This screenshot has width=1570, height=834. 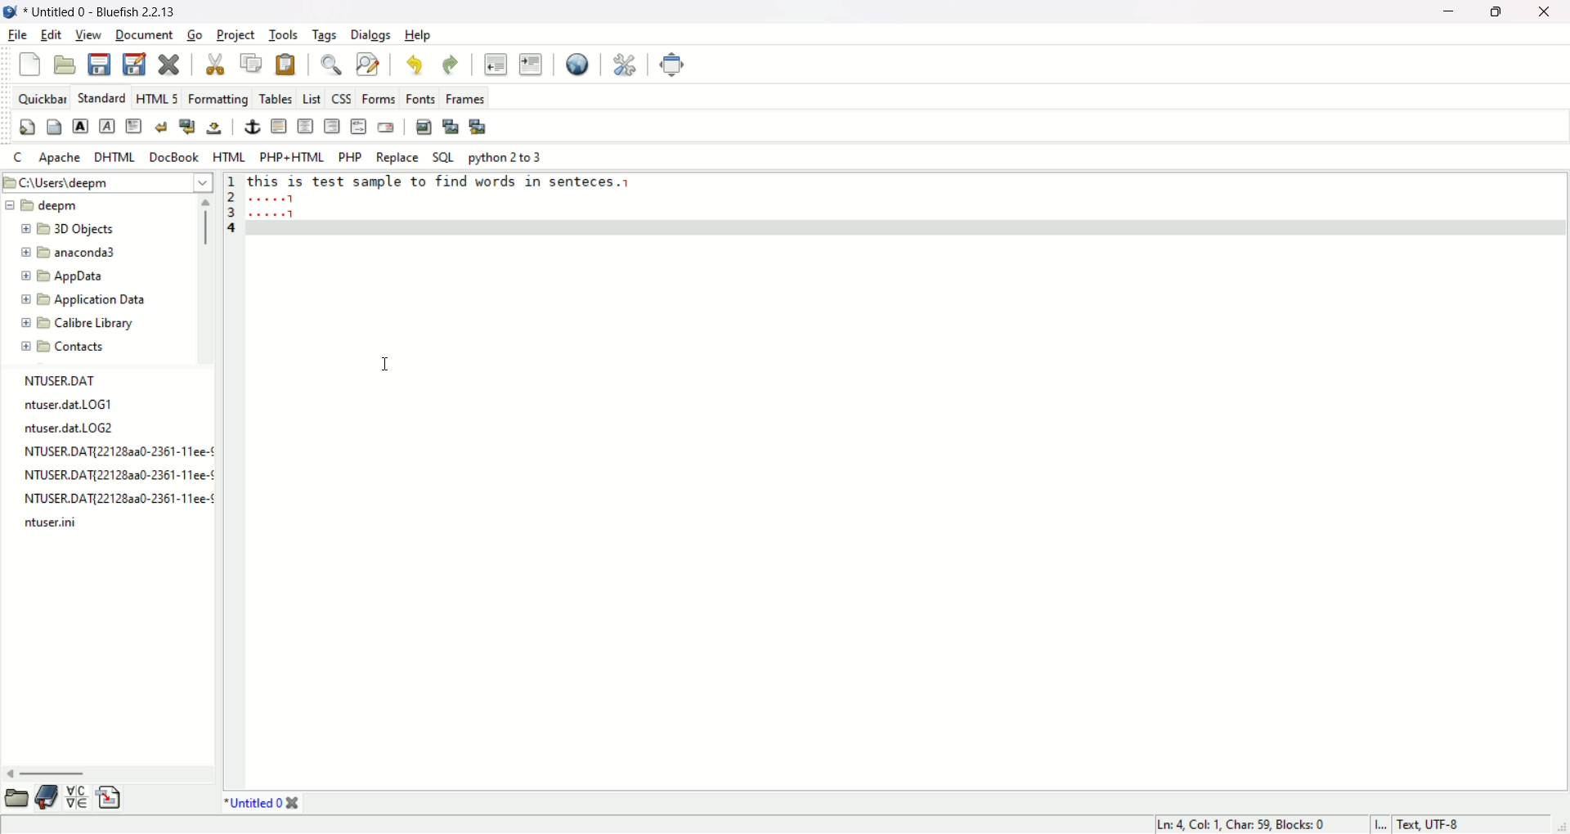 What do you see at coordinates (51, 34) in the screenshot?
I see `edit` at bounding box center [51, 34].